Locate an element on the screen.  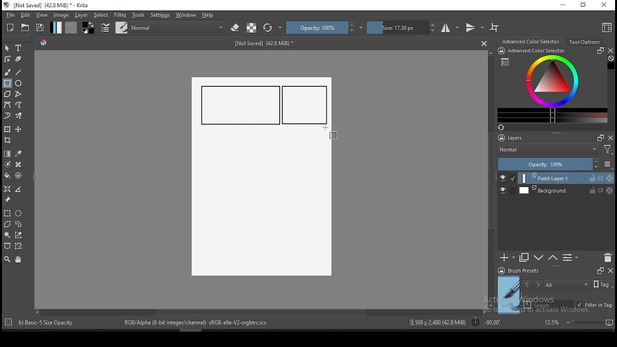
Filter is located at coordinates (608, 151).